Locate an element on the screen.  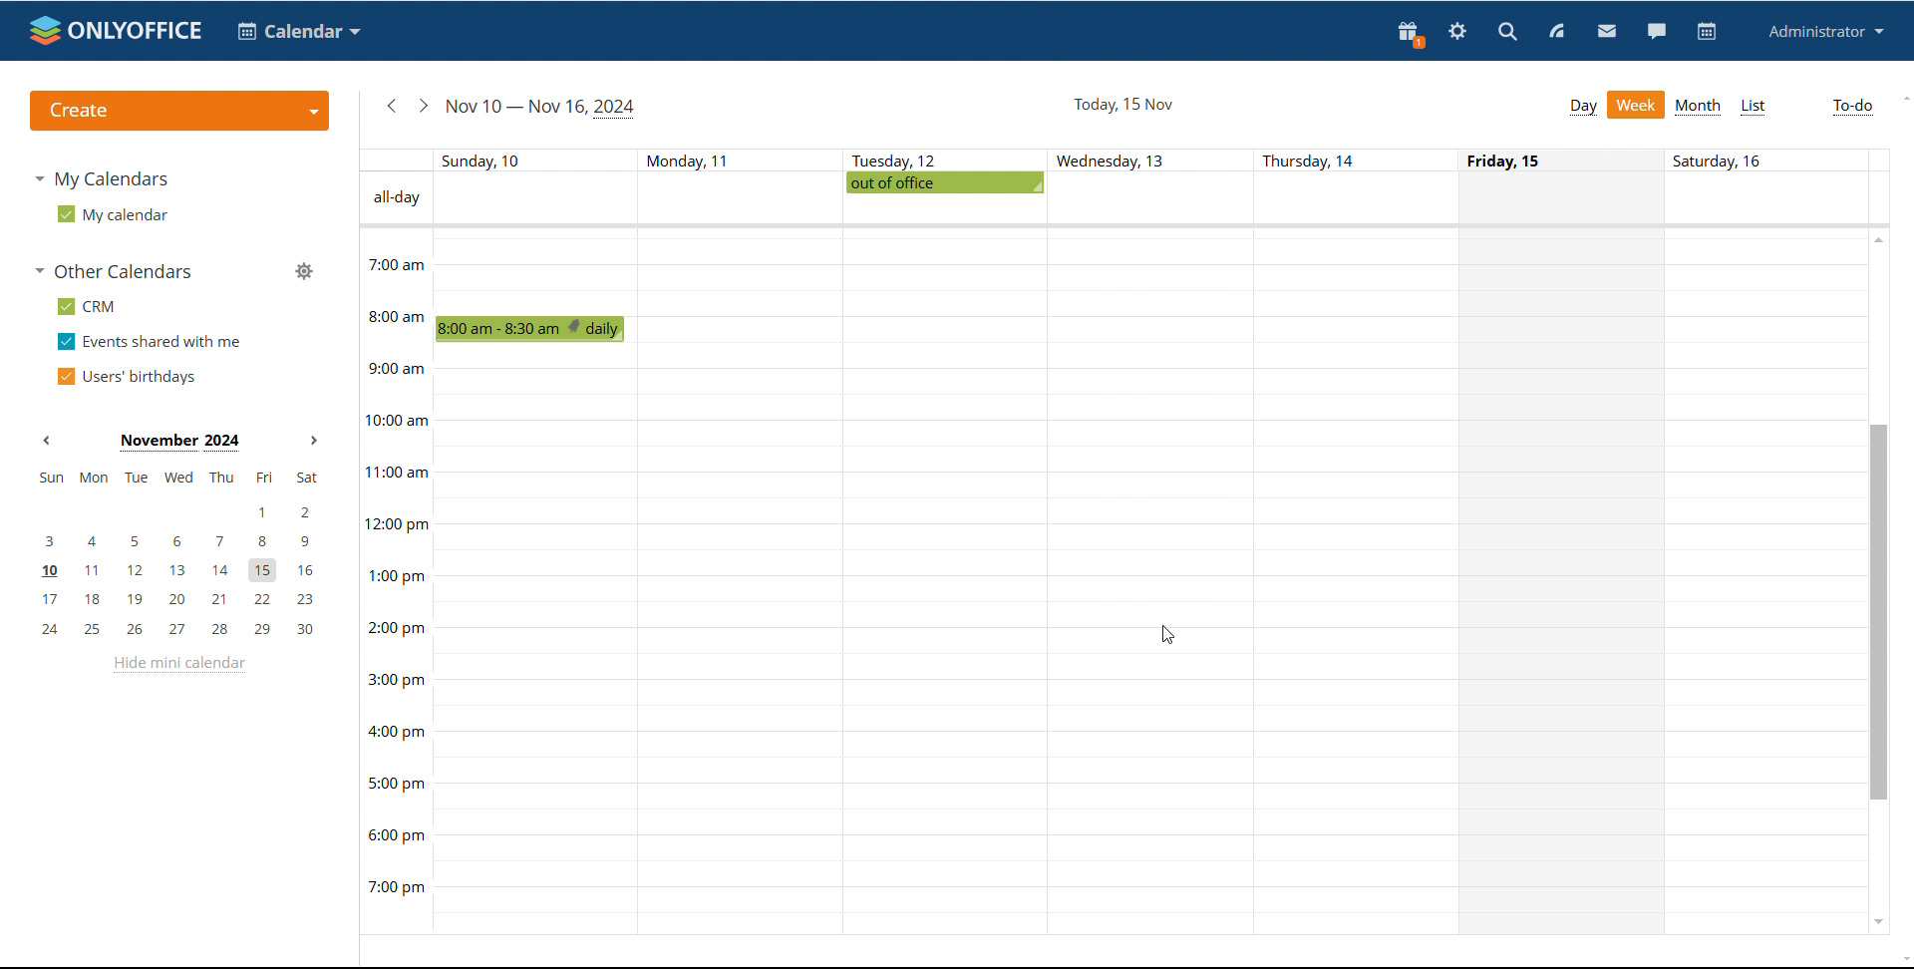
scroll down is located at coordinates (1878, 922).